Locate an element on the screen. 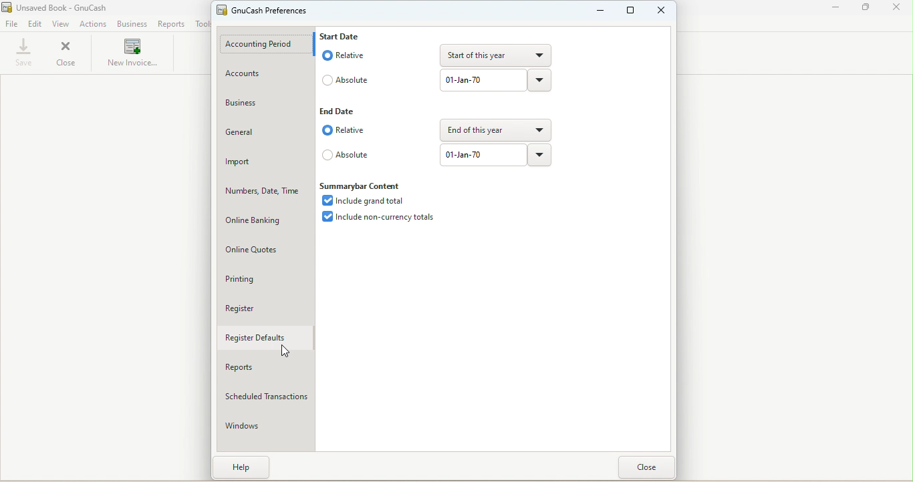 The width and height of the screenshot is (913, 482). Close is located at coordinates (897, 9).